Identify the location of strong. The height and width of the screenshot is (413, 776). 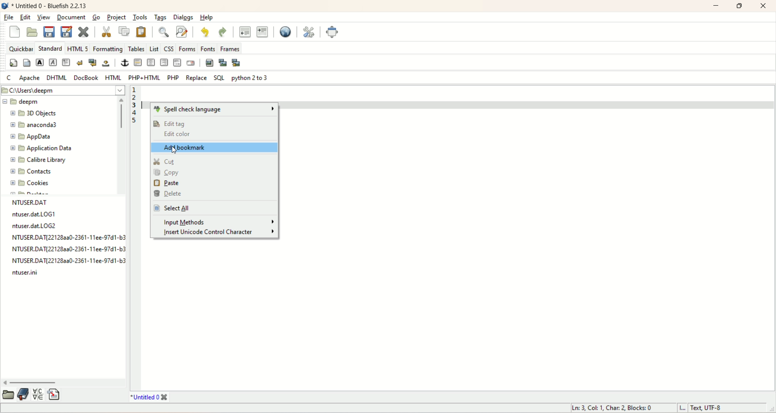
(39, 62).